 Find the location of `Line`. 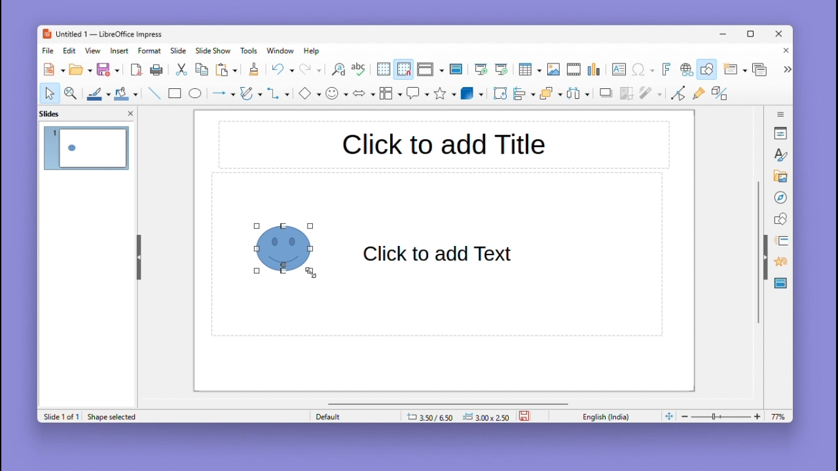

Line is located at coordinates (153, 93).